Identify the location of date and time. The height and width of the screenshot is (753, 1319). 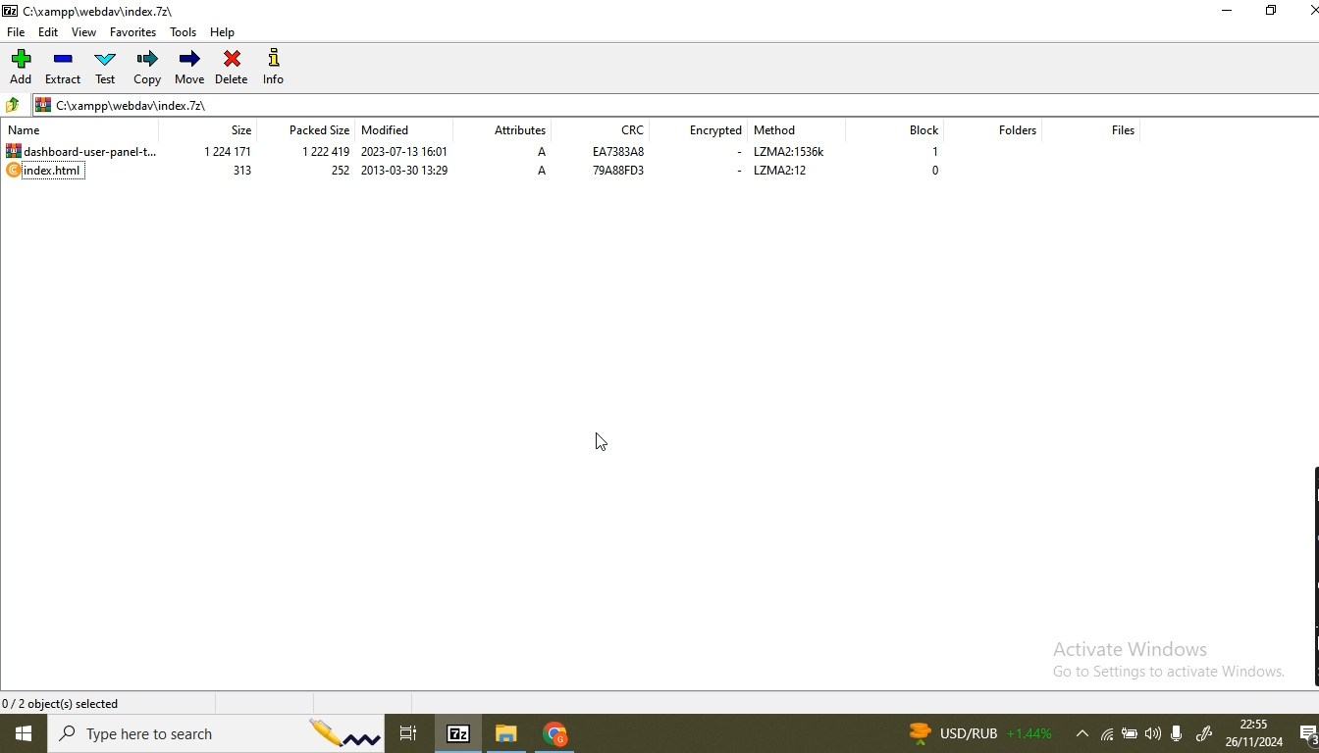
(1253, 733).